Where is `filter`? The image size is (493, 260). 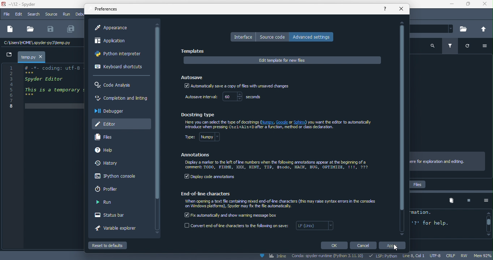 filter is located at coordinates (451, 47).